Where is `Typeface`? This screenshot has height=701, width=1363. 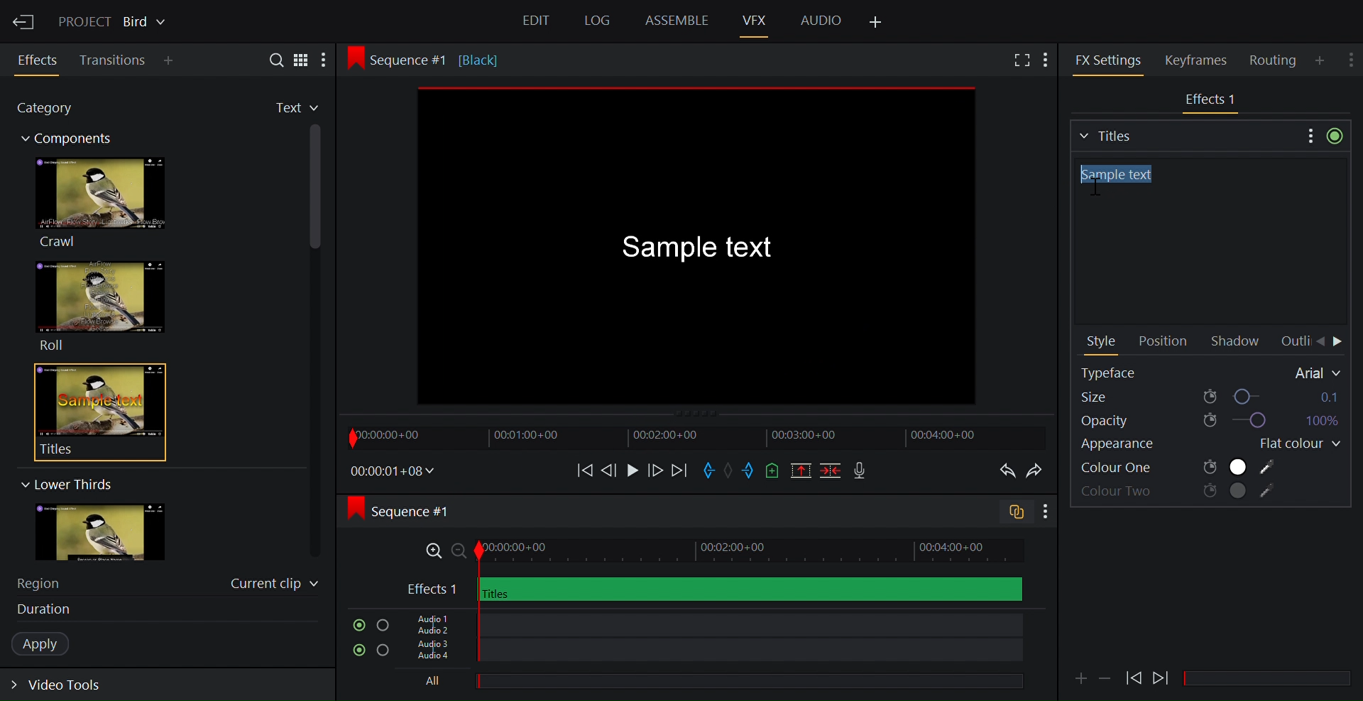
Typeface is located at coordinates (1212, 372).